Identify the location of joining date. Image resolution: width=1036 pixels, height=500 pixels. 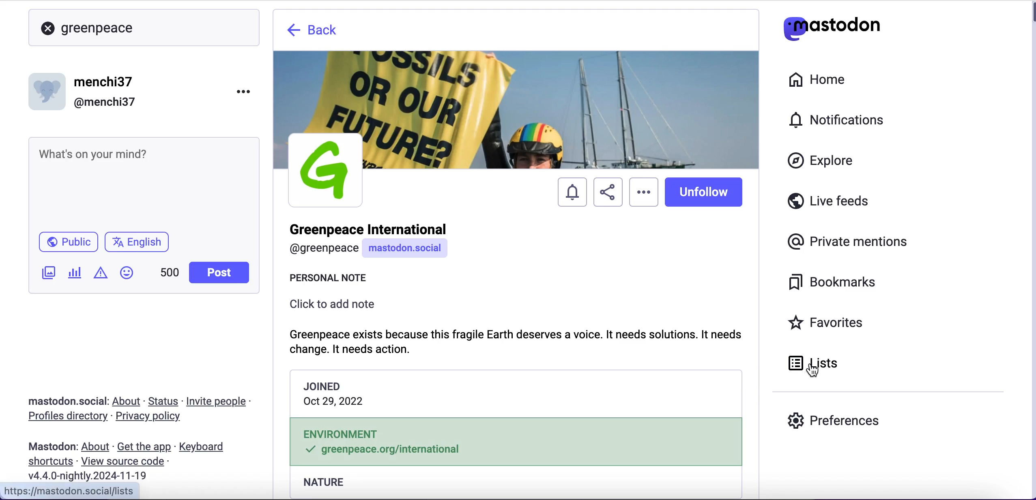
(513, 393).